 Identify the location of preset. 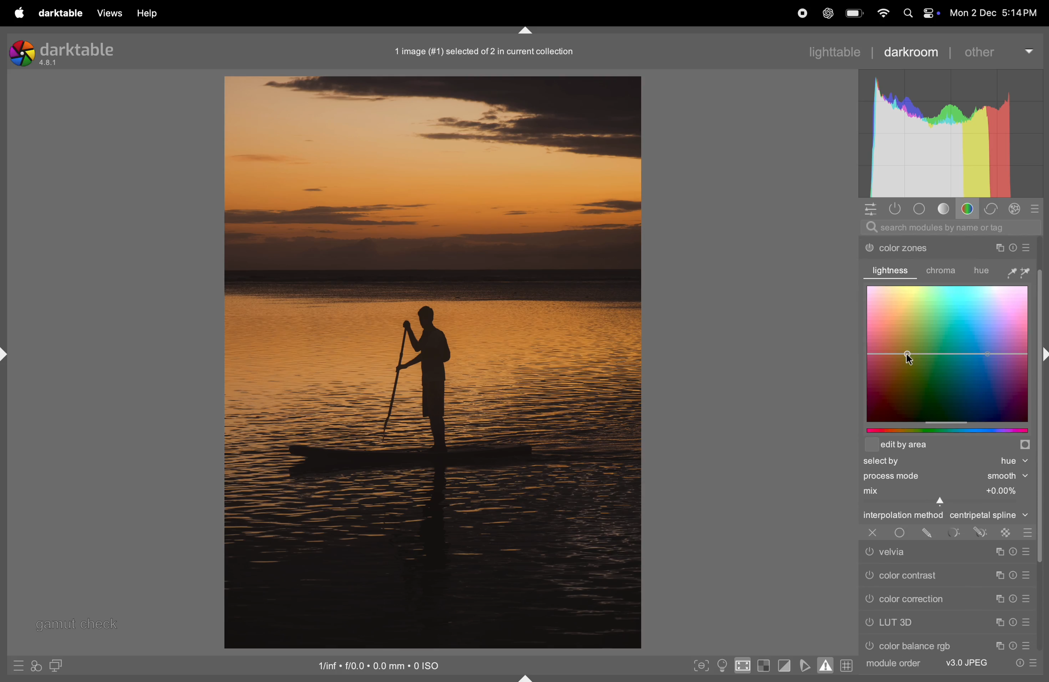
(1026, 623).